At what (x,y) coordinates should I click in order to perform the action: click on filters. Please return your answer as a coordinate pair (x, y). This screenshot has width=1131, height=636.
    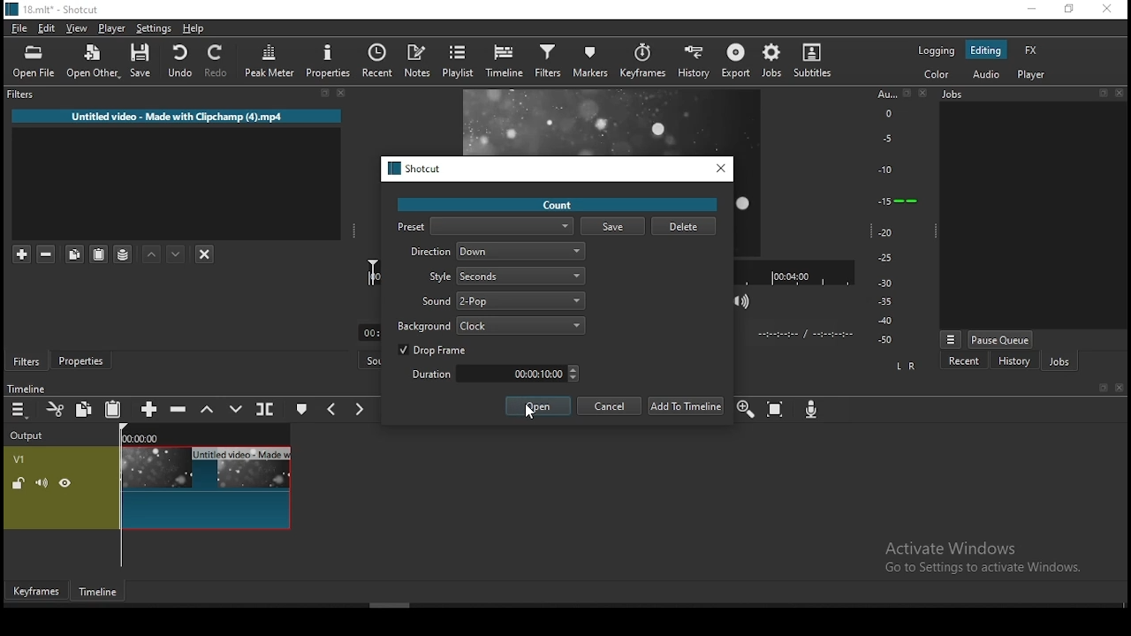
    Looking at the image, I should click on (28, 360).